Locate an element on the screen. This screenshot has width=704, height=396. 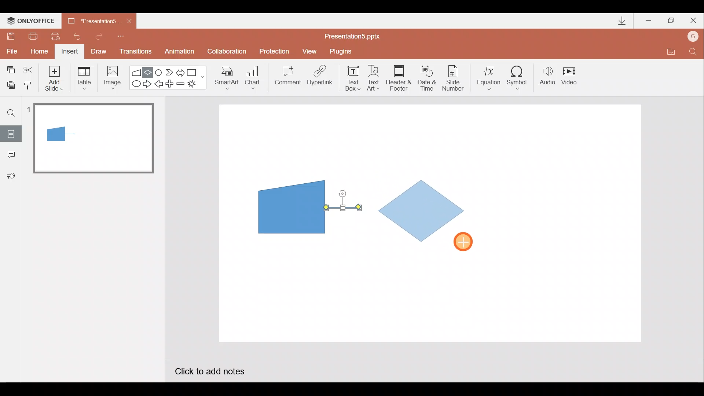
Protection is located at coordinates (276, 51).